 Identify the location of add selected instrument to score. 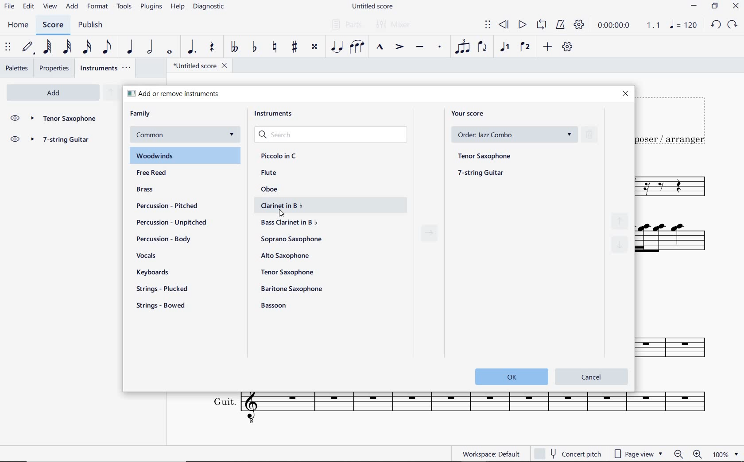
(430, 235).